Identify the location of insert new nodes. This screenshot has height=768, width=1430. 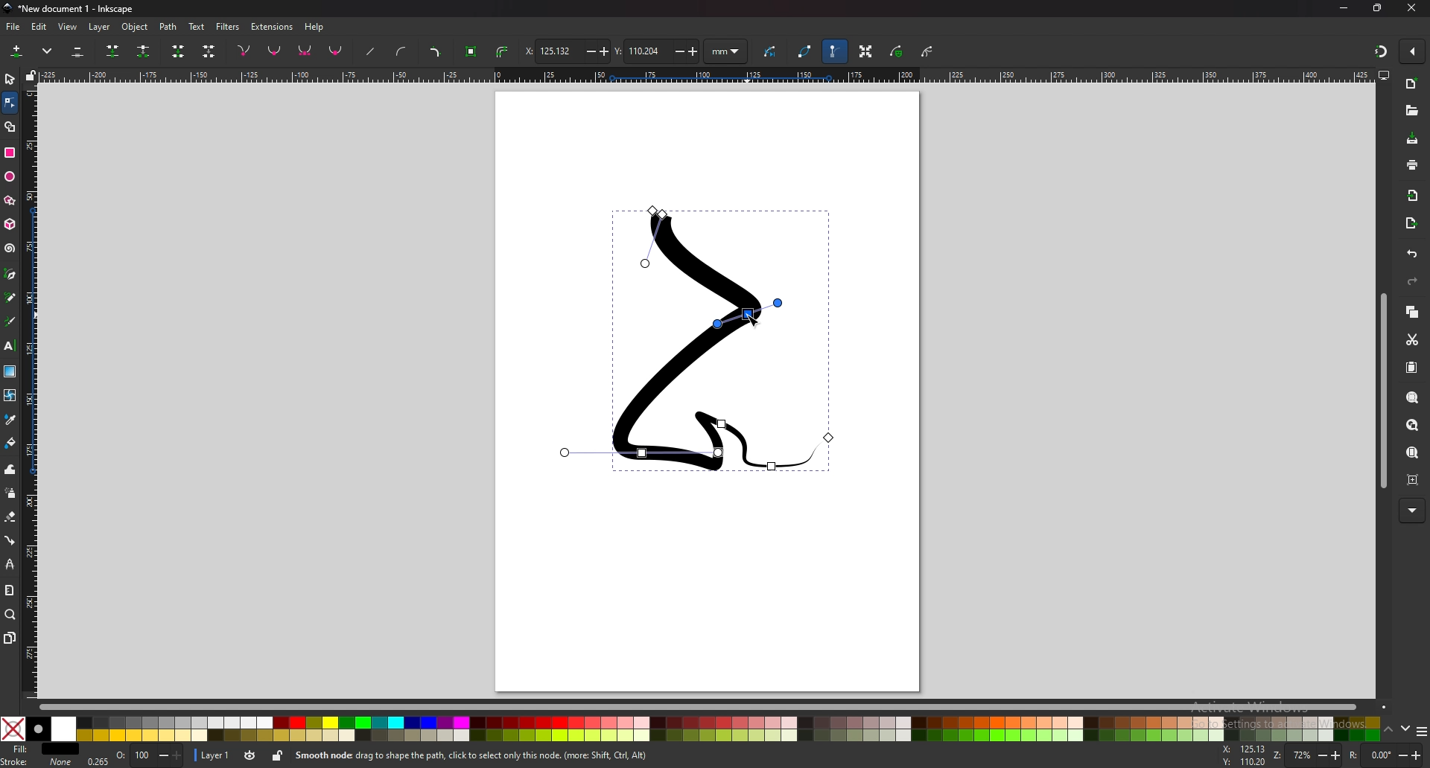
(17, 51).